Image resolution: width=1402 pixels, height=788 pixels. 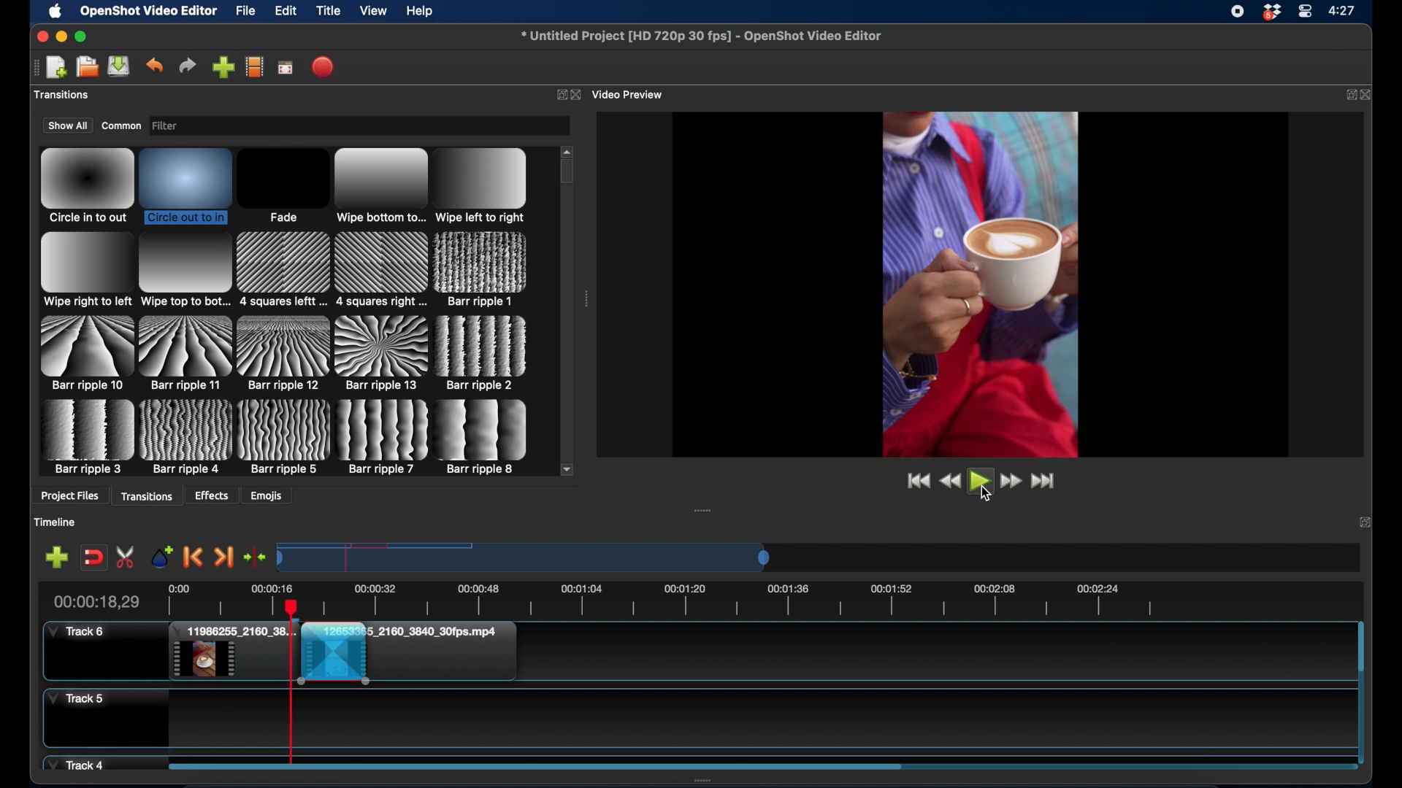 I want to click on common, so click(x=121, y=125).